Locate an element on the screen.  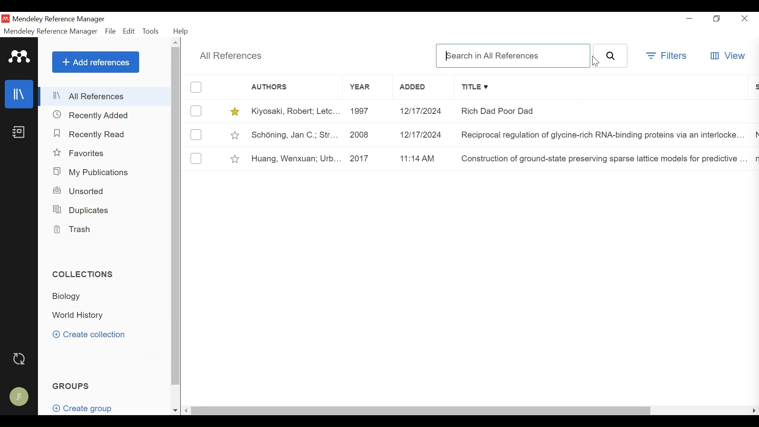
Search is located at coordinates (611, 56).